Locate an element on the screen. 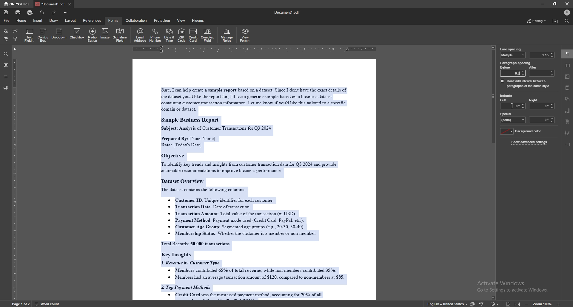 Image resolution: width=573 pixels, height=307 pixels. email address is located at coordinates (140, 35).